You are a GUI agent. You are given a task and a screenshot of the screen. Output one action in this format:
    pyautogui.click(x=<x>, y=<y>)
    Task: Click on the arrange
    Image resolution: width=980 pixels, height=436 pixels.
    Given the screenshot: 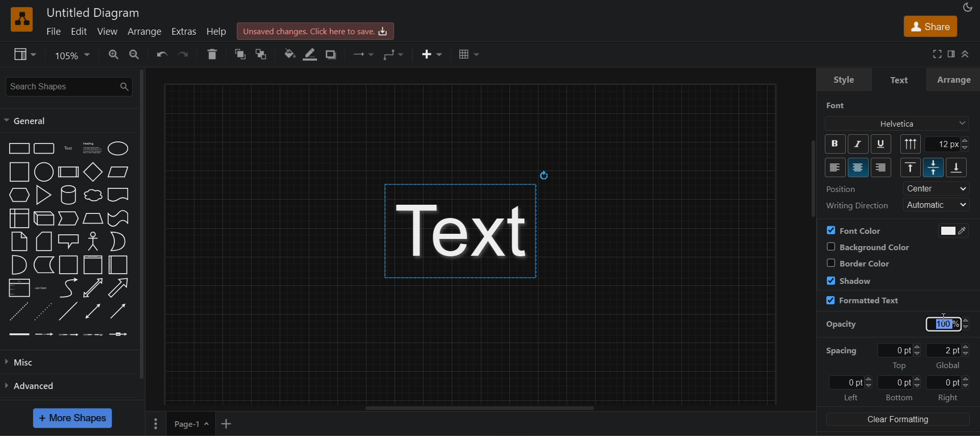 What is the action you would take?
    pyautogui.click(x=954, y=80)
    